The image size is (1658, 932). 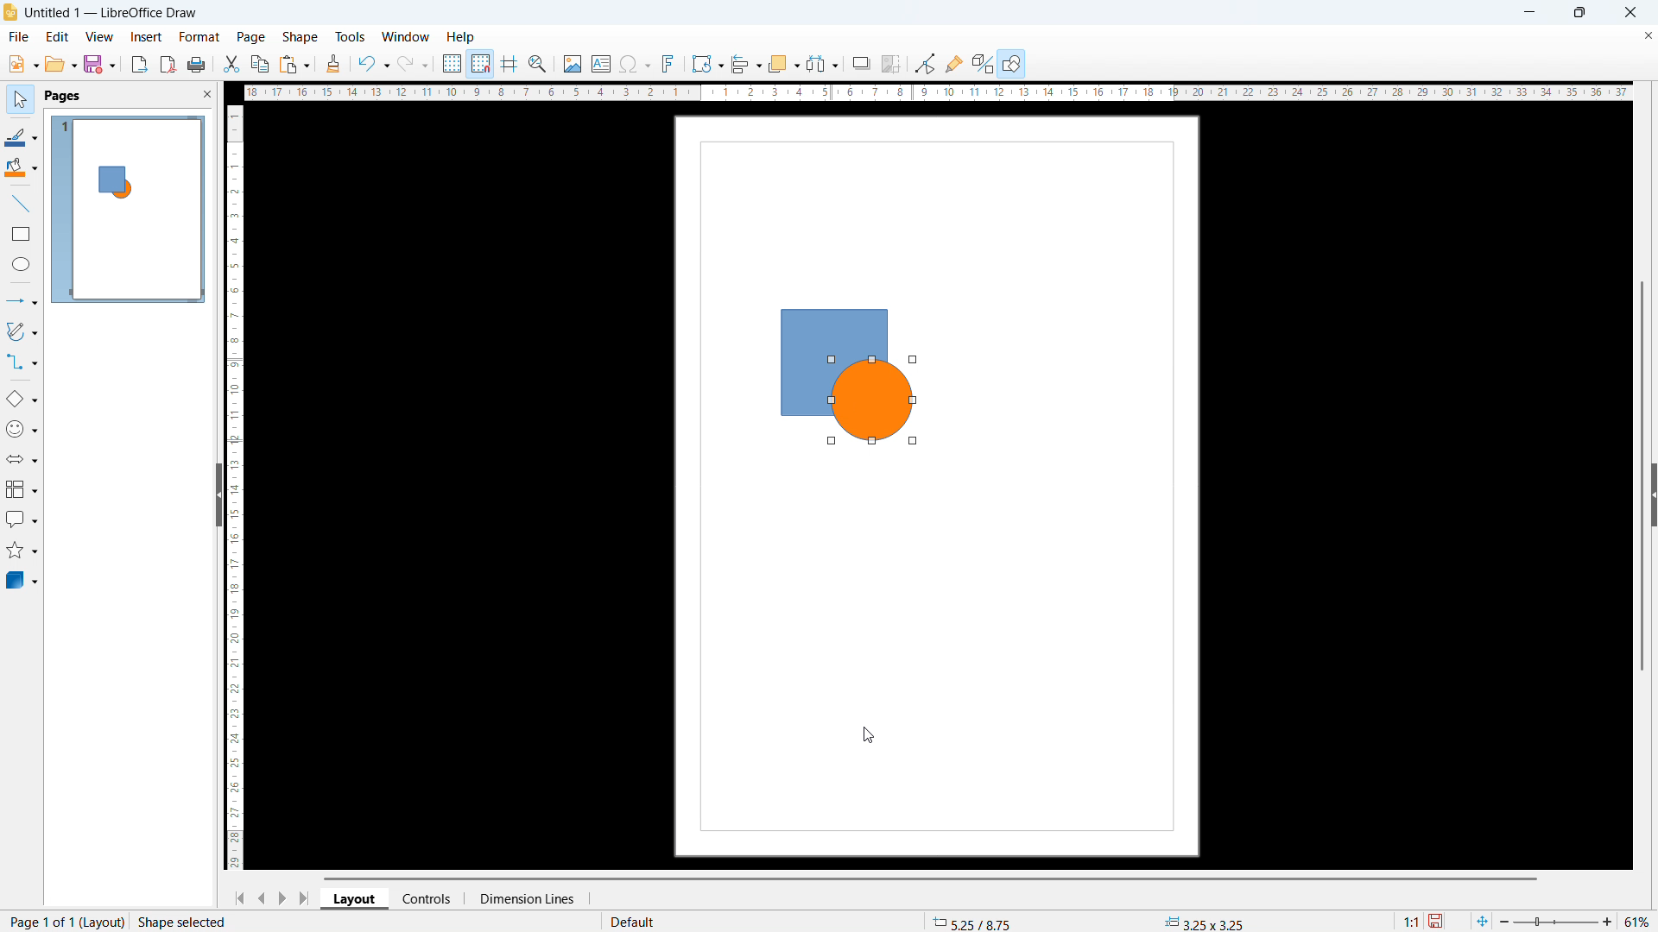 I want to click on paste, so click(x=294, y=64).